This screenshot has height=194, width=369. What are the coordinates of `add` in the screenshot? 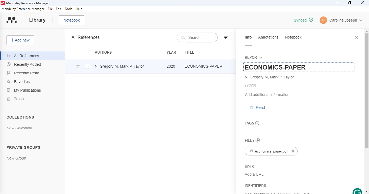 It's located at (258, 123).